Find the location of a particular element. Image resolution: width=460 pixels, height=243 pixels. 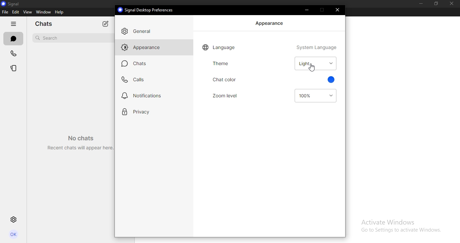

cursor is located at coordinates (312, 67).